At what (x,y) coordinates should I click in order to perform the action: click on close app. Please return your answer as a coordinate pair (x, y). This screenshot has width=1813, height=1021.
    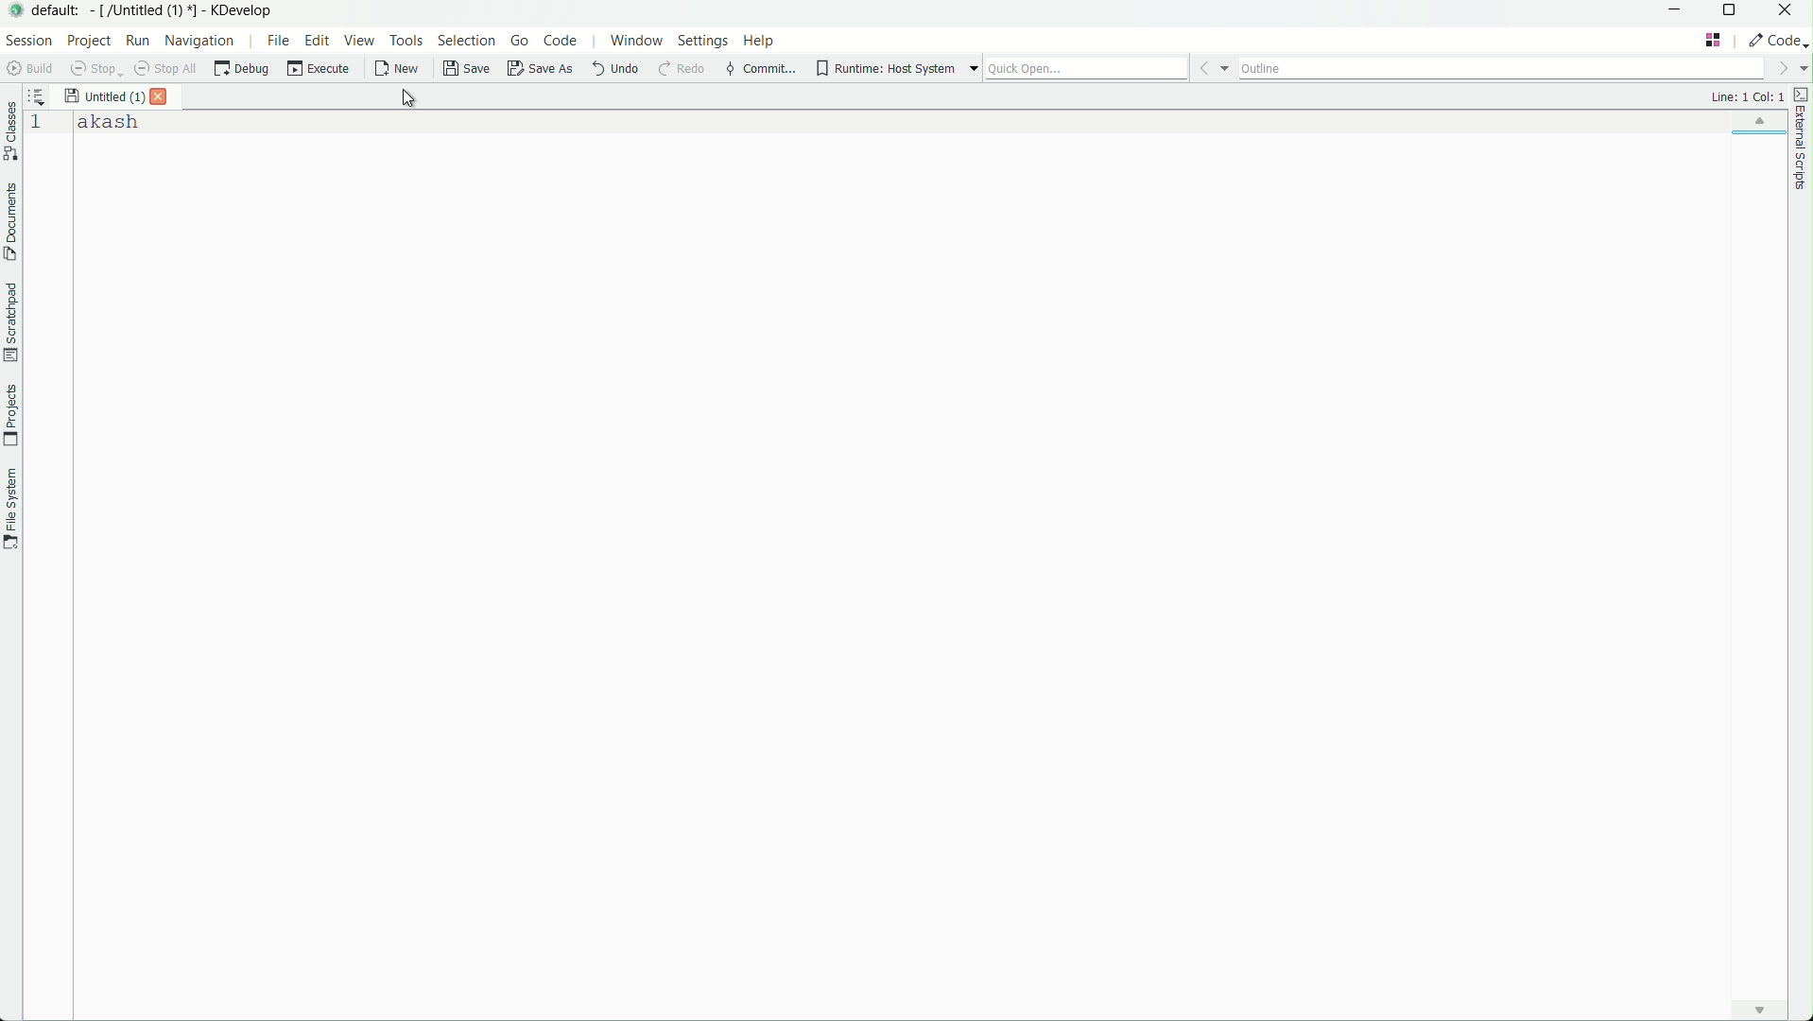
    Looking at the image, I should click on (1791, 11).